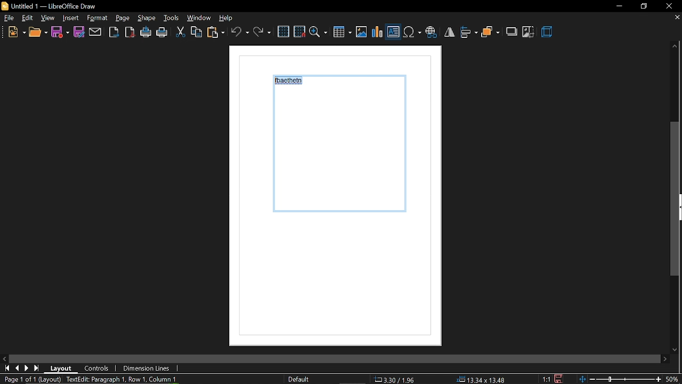  What do you see at coordinates (172, 18) in the screenshot?
I see `tools` at bounding box center [172, 18].